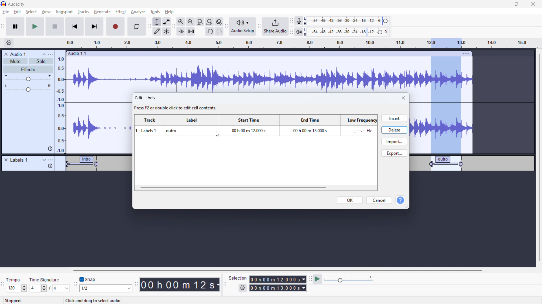 The height and width of the screenshot is (304, 542). What do you see at coordinates (238, 278) in the screenshot?
I see `selection` at bounding box center [238, 278].